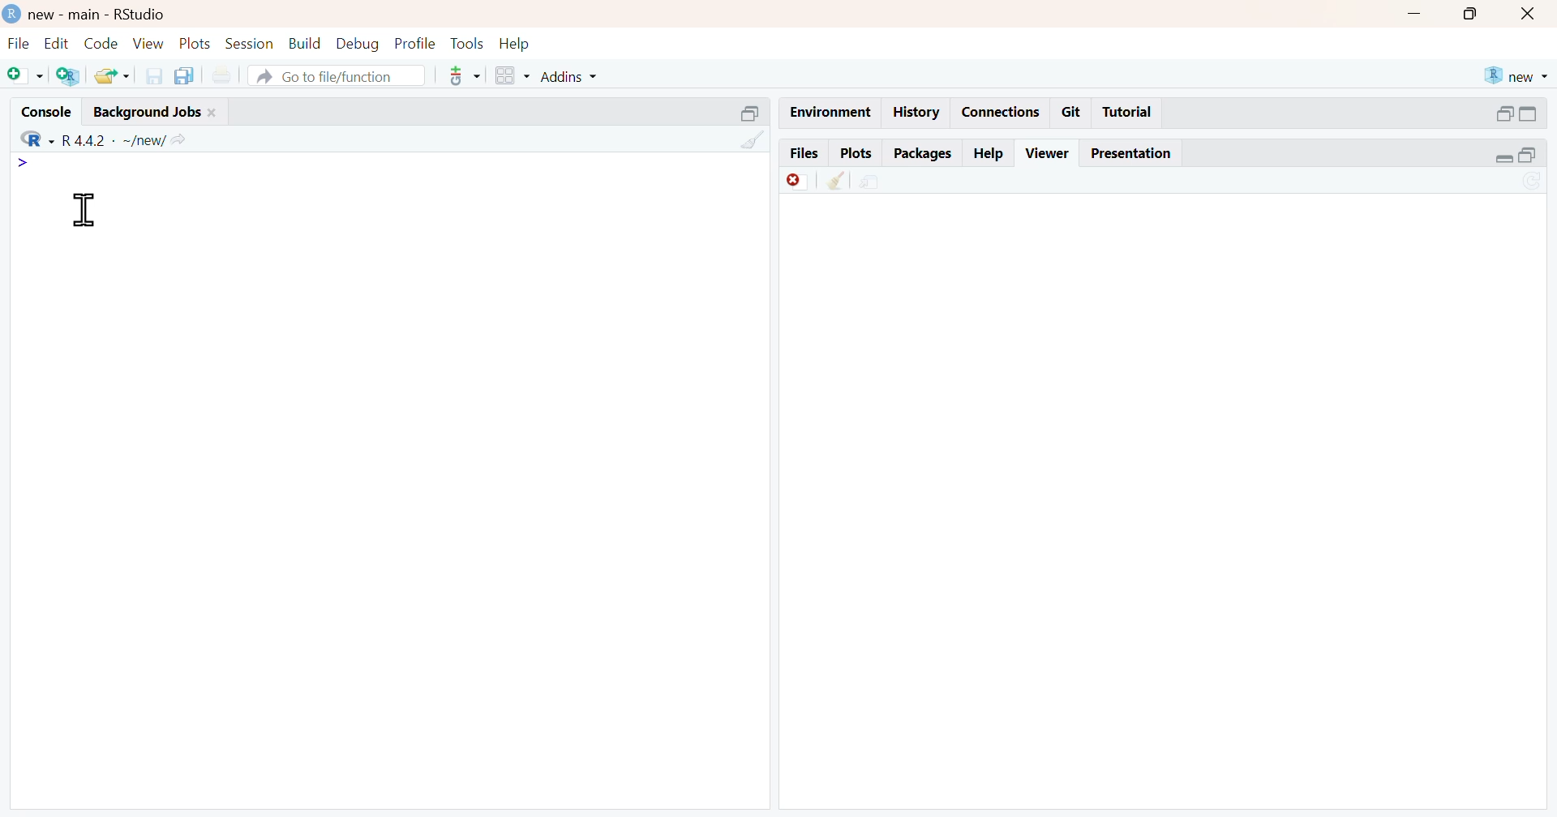  Describe the element at coordinates (304, 45) in the screenshot. I see `build` at that location.